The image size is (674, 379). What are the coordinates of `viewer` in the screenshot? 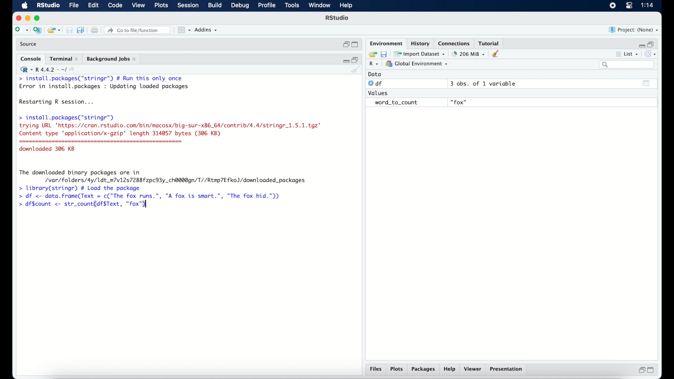 It's located at (473, 369).